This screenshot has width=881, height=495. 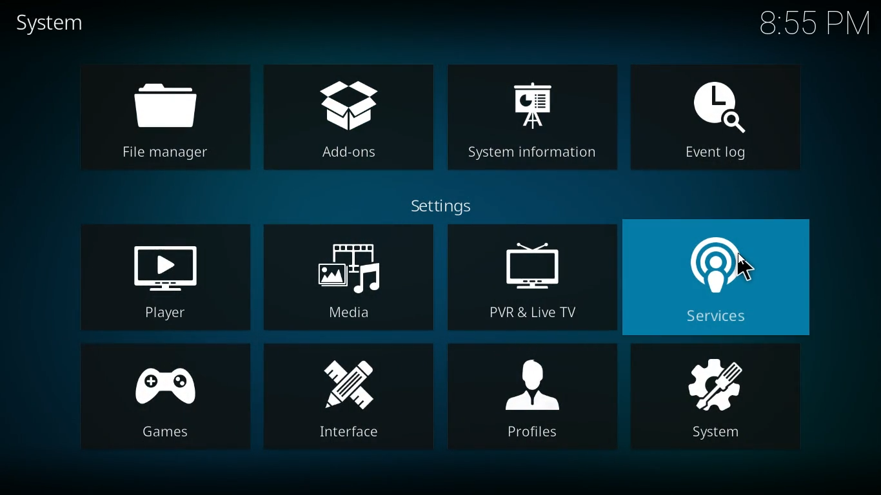 What do you see at coordinates (449, 206) in the screenshot?
I see `settings` at bounding box center [449, 206].